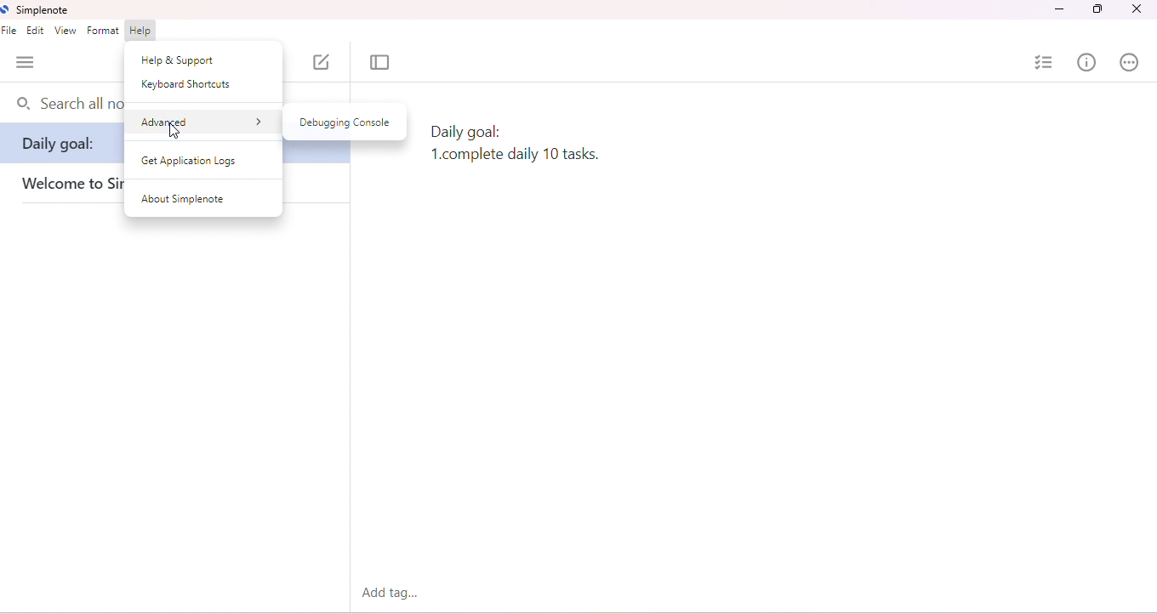 The image size is (1157, 614). I want to click on edit, so click(37, 31).